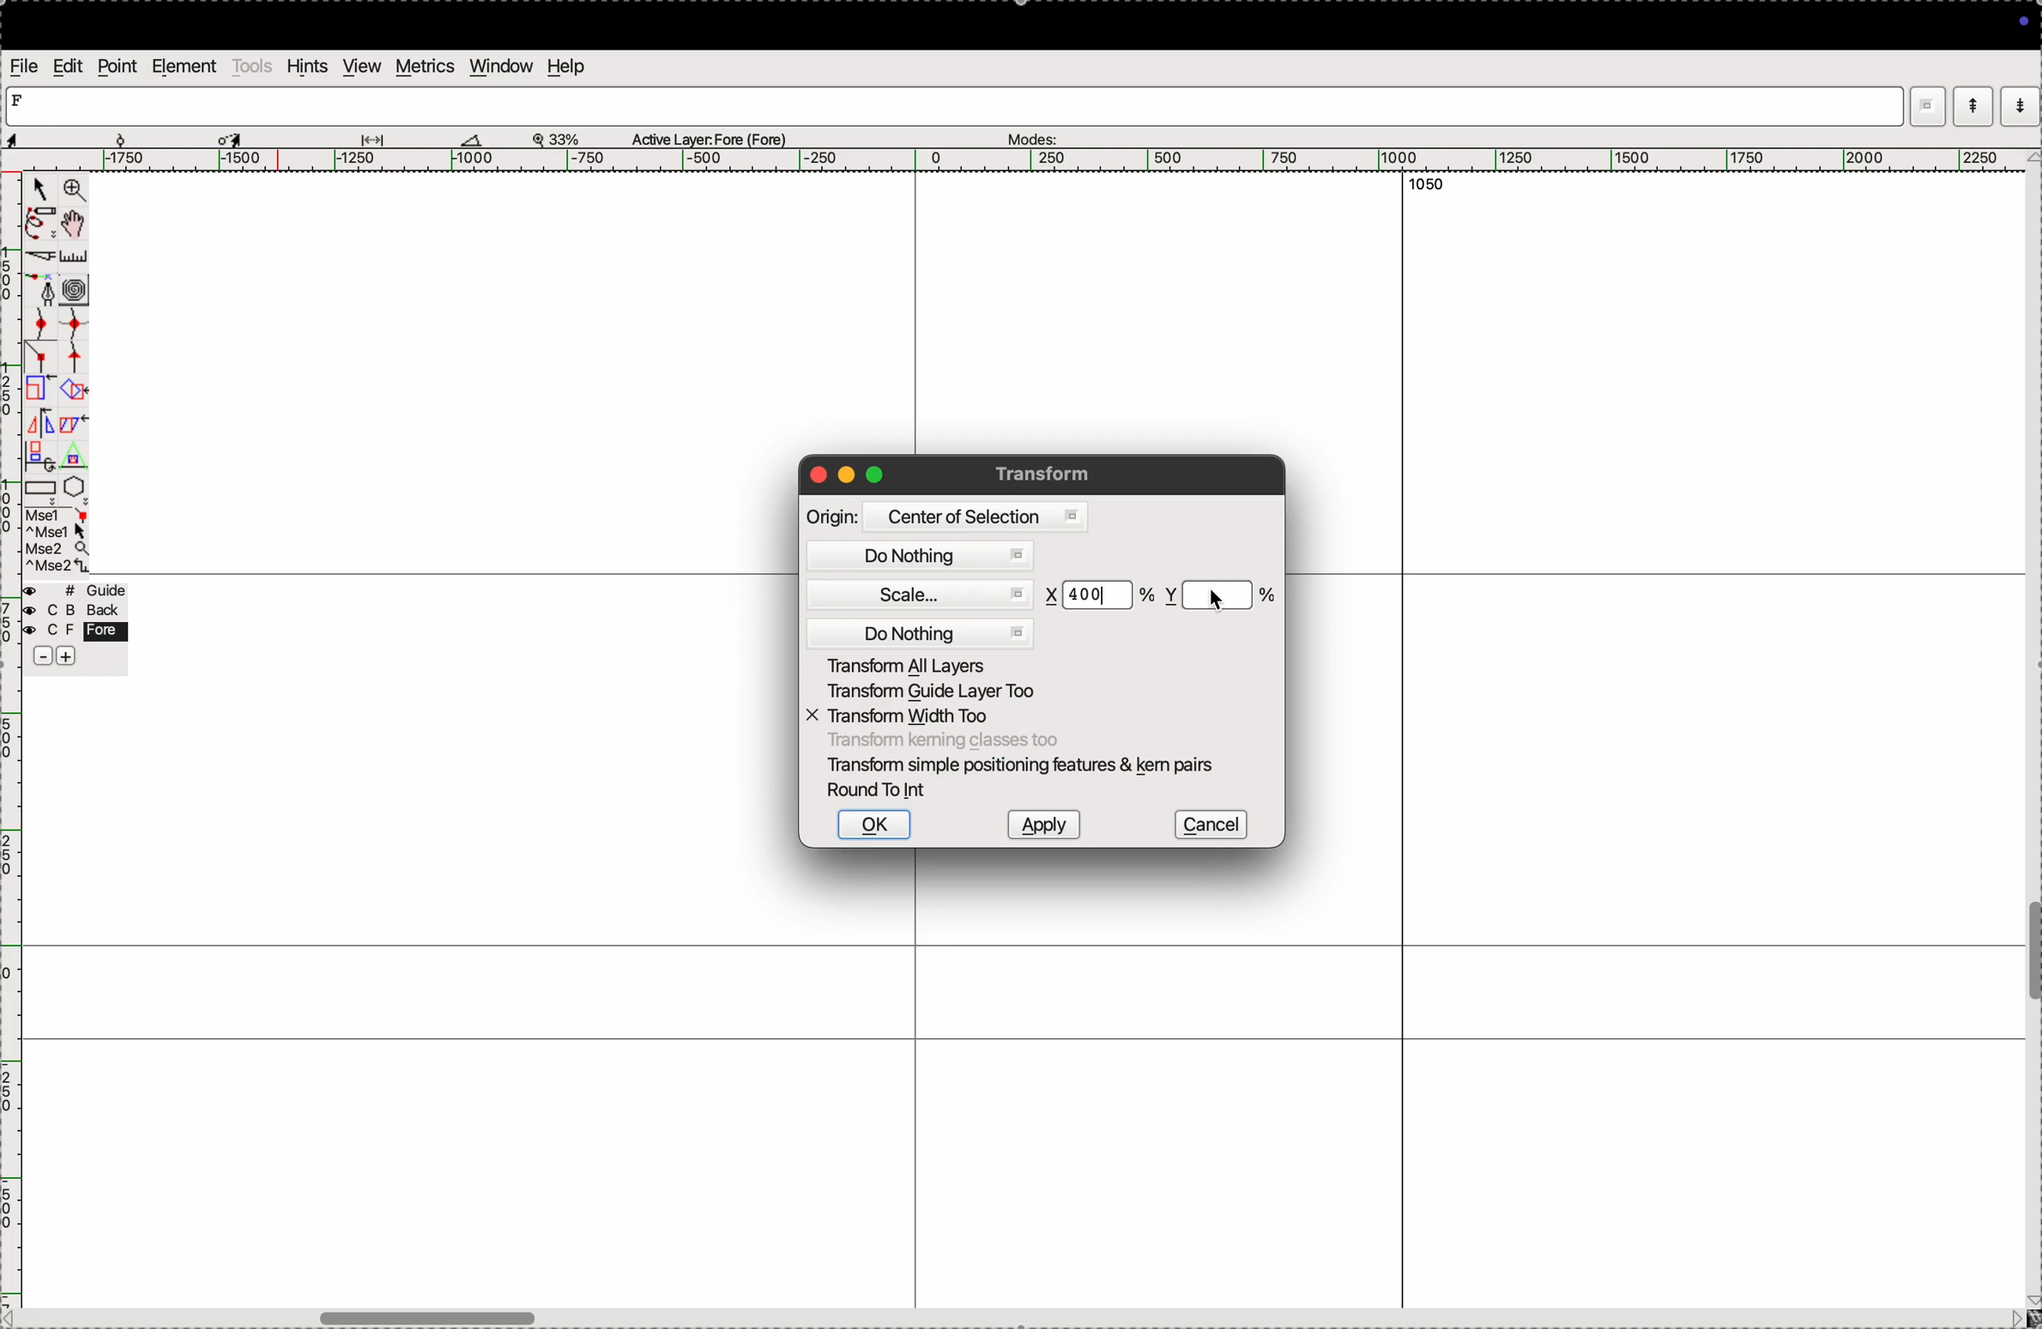 The image size is (2042, 1329). What do you see at coordinates (77, 632) in the screenshot?
I see `fore` at bounding box center [77, 632].